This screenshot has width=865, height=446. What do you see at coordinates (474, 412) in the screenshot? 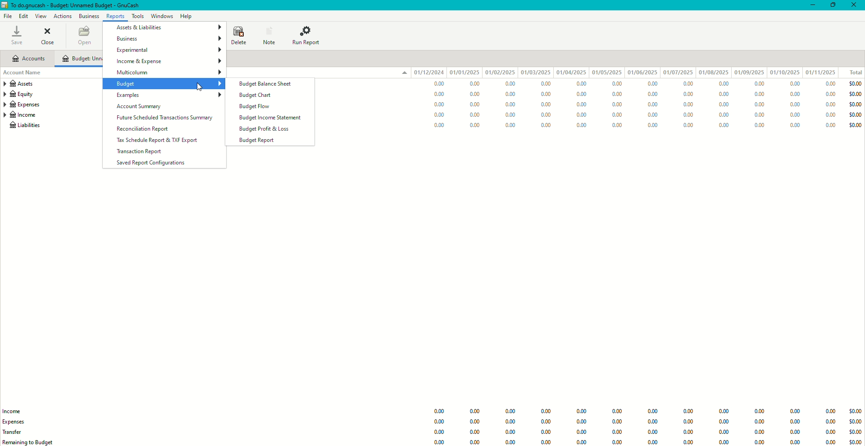
I see `0.00` at bounding box center [474, 412].